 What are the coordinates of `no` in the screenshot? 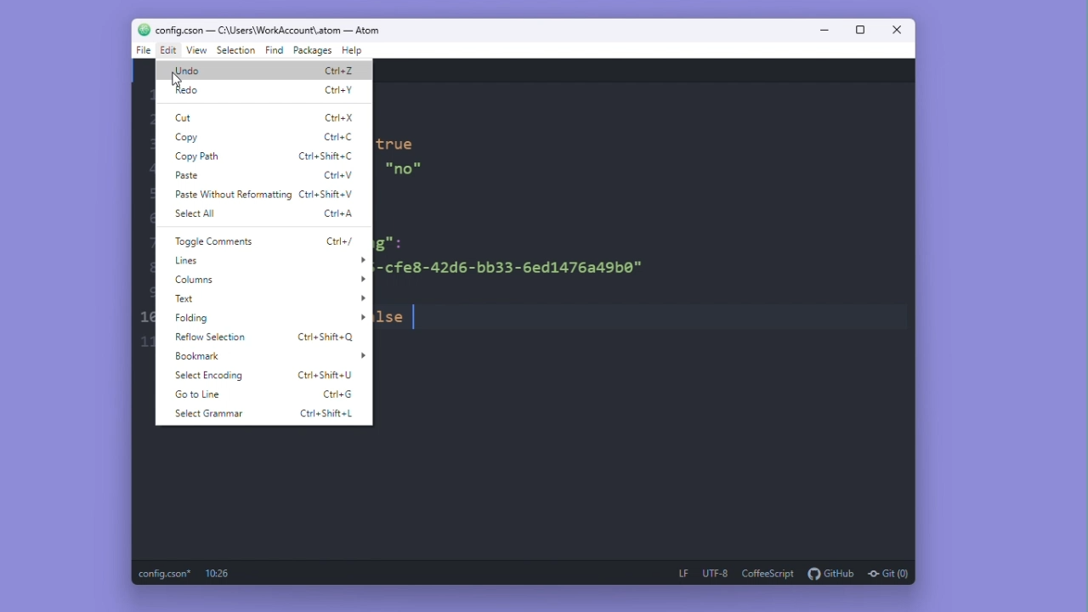 It's located at (402, 169).